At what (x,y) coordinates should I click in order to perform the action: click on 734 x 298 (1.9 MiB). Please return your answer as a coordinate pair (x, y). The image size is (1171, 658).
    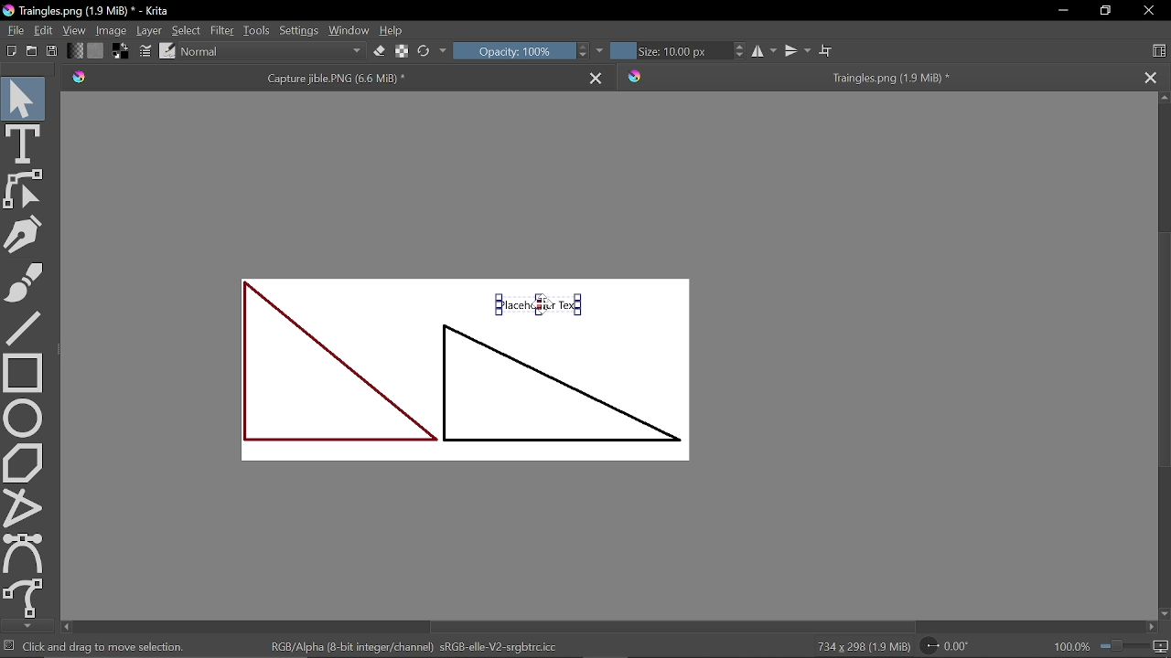
    Looking at the image, I should click on (862, 645).